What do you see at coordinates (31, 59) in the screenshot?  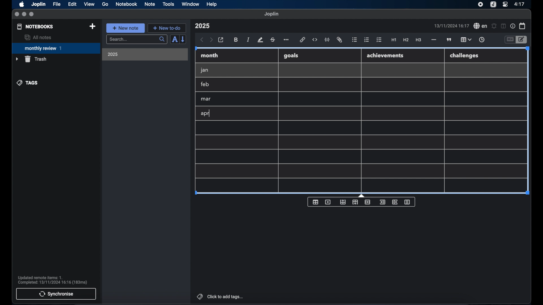 I see `trash` at bounding box center [31, 59].